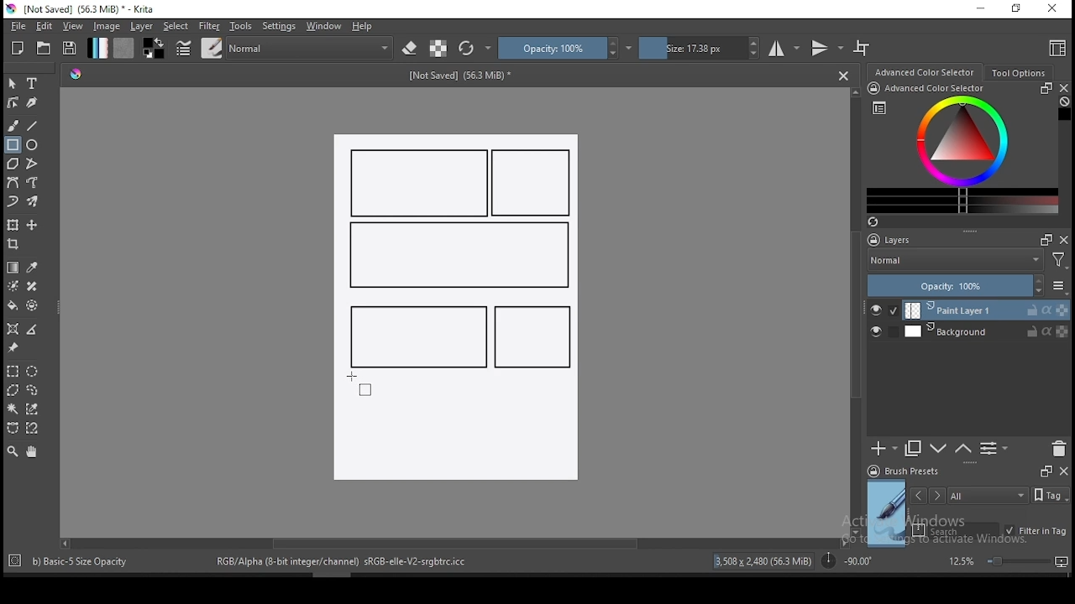  Describe the element at coordinates (33, 126) in the screenshot. I see `line tool` at that location.